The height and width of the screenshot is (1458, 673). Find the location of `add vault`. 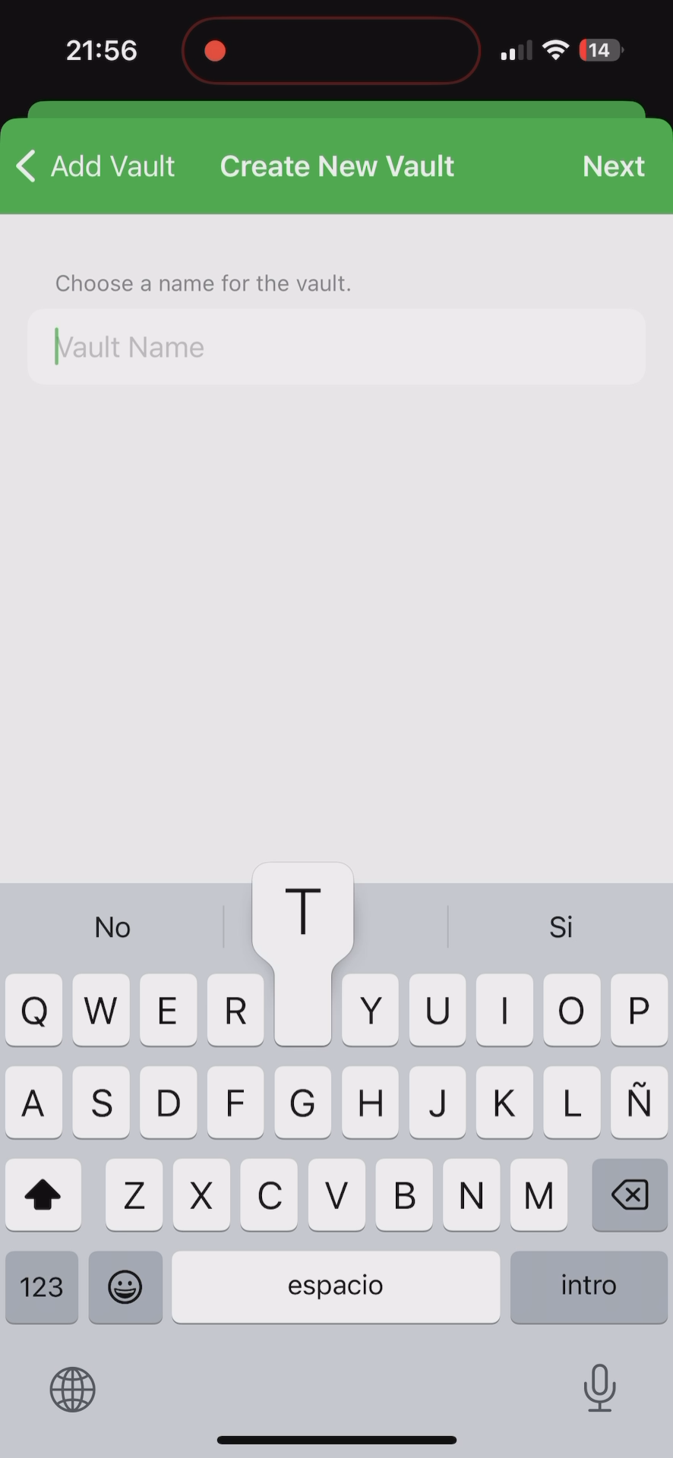

add vault is located at coordinates (96, 166).